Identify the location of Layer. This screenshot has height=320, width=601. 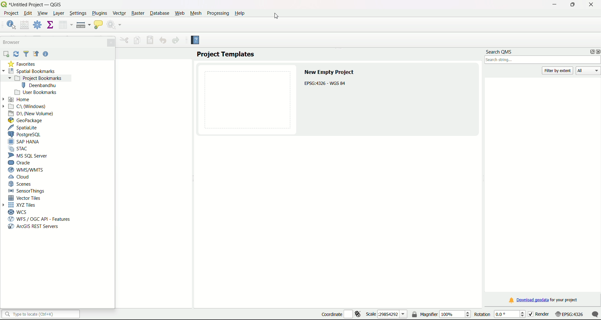
(59, 14).